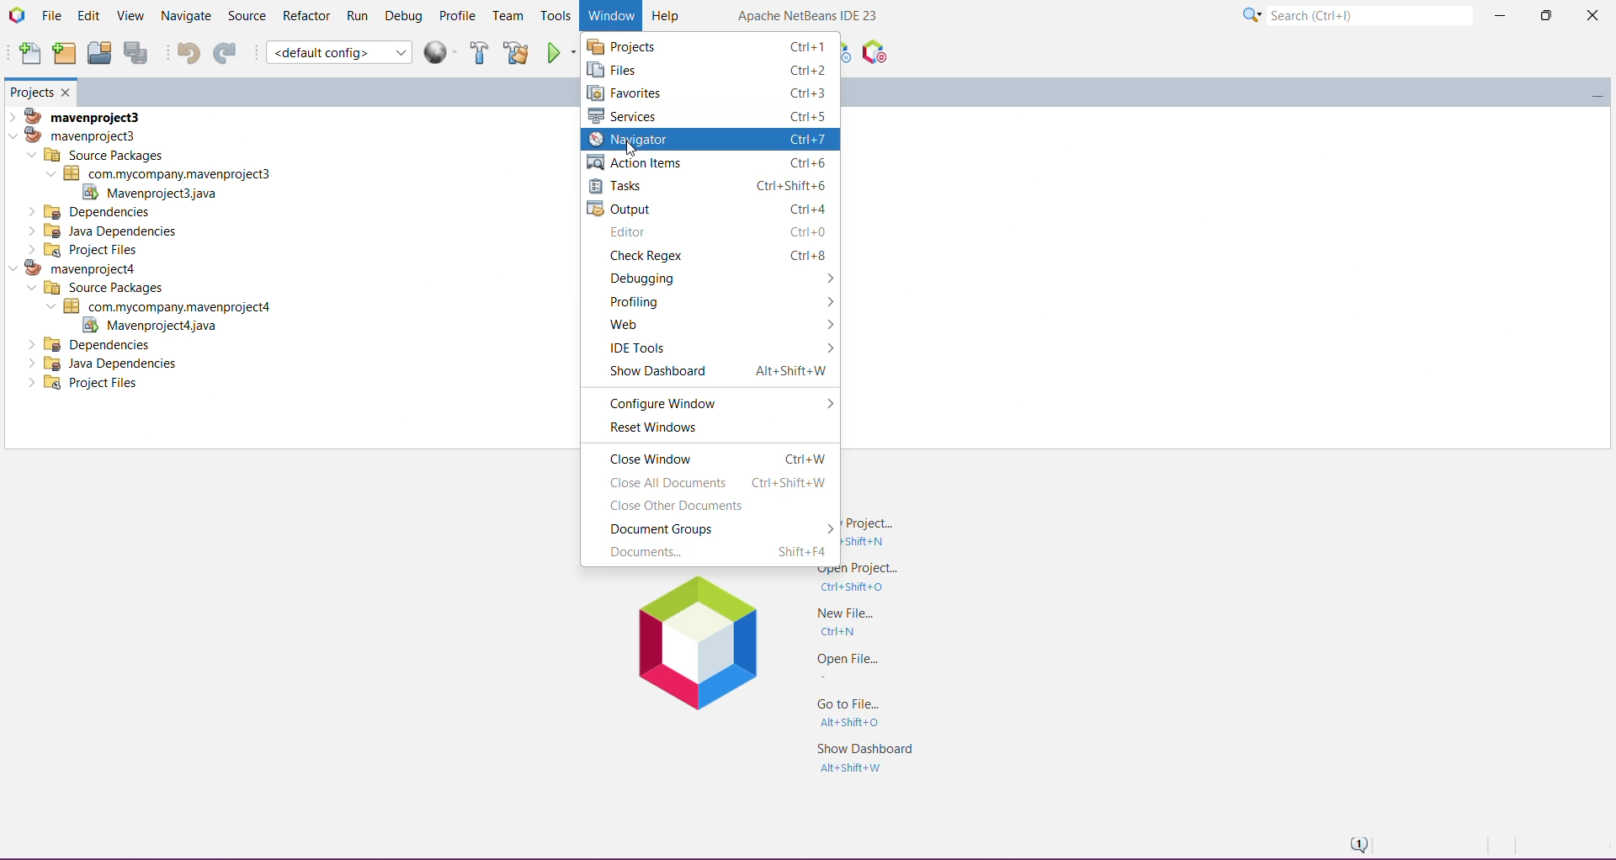  Describe the element at coordinates (97, 155) in the screenshot. I see `Source Packages` at that location.